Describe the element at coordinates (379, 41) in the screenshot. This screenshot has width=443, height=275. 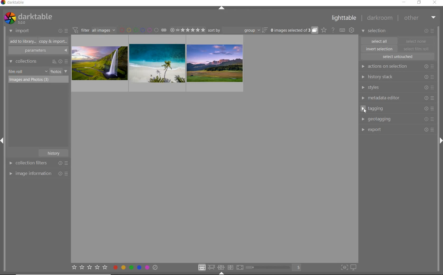
I see `select all` at that location.